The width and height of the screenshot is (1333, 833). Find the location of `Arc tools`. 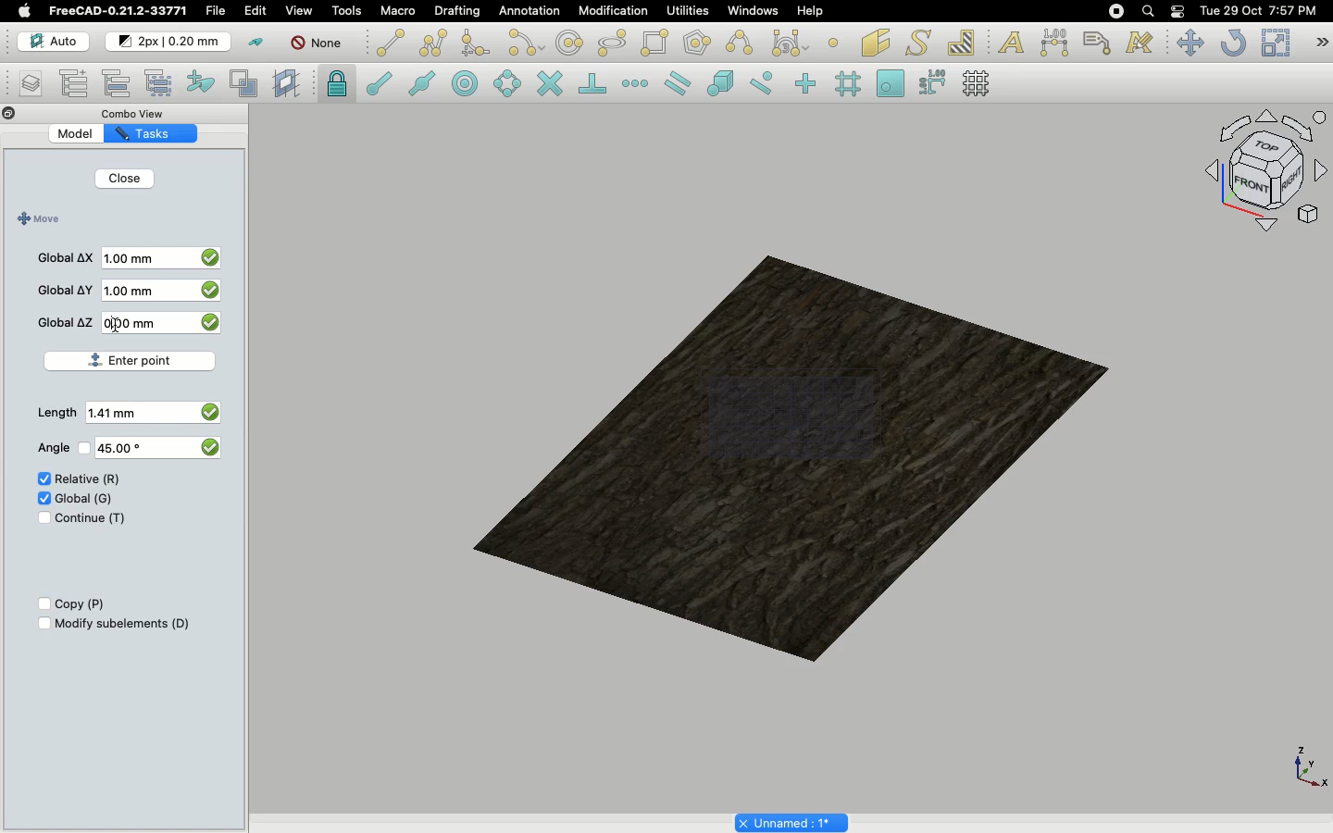

Arc tools is located at coordinates (525, 44).